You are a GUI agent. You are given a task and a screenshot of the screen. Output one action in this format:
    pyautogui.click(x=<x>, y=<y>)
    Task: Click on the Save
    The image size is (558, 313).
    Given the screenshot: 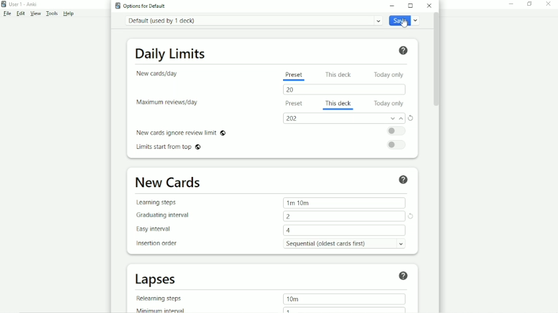 What is the action you would take?
    pyautogui.click(x=406, y=21)
    